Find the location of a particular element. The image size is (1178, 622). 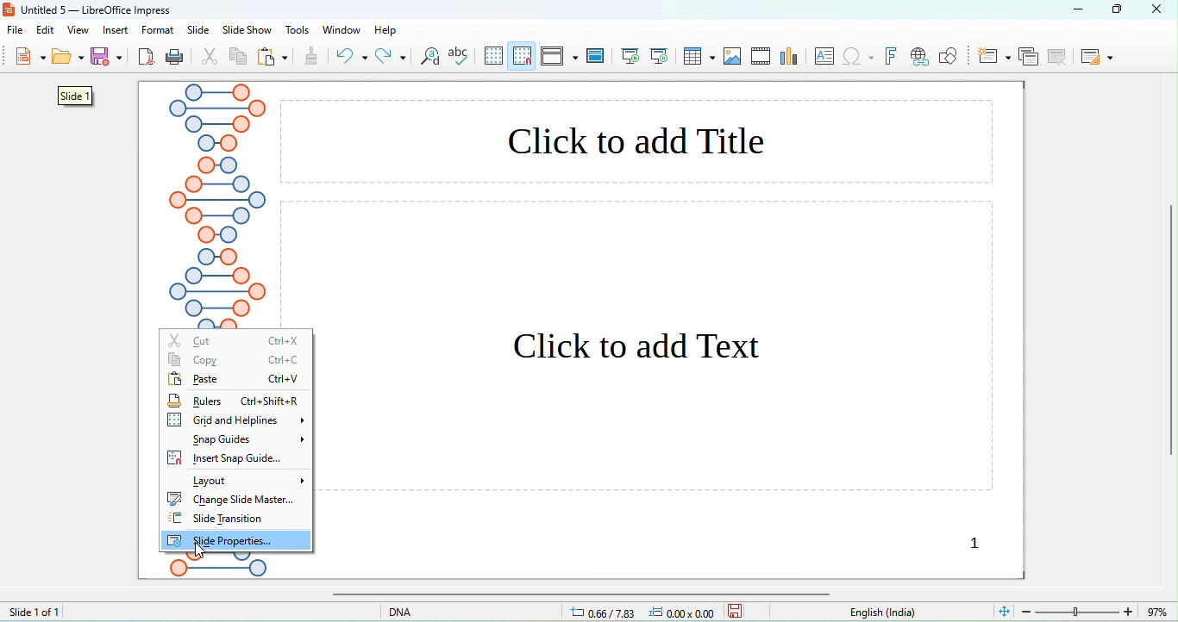

hyperlink is located at coordinates (918, 58).